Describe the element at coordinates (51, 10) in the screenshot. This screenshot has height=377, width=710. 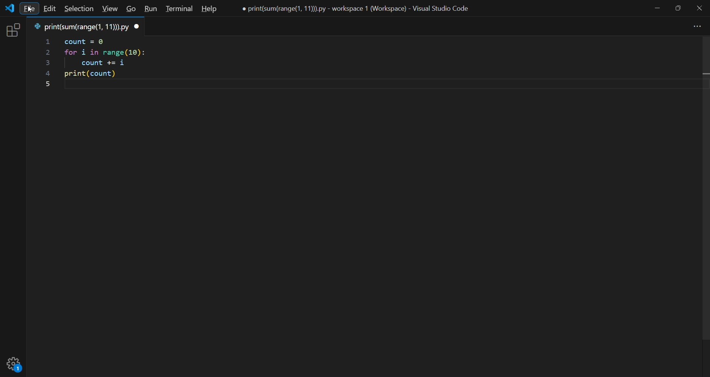
I see `edit` at that location.